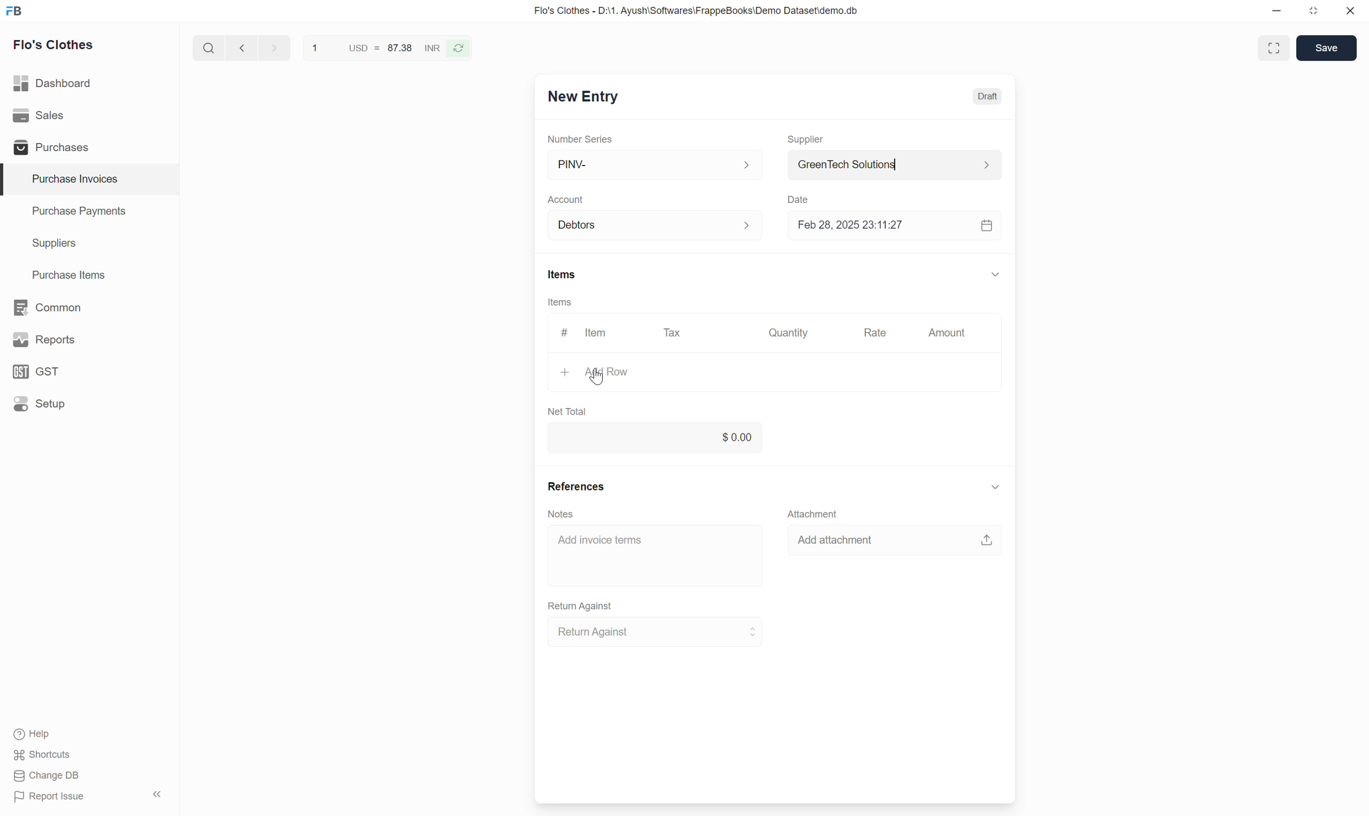 The width and height of the screenshot is (1369, 816). I want to click on Notes, so click(560, 514).